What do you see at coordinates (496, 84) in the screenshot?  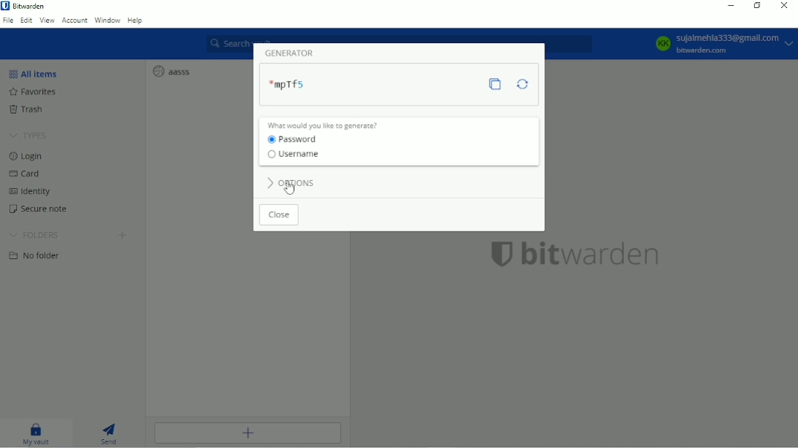 I see `Copy password` at bounding box center [496, 84].